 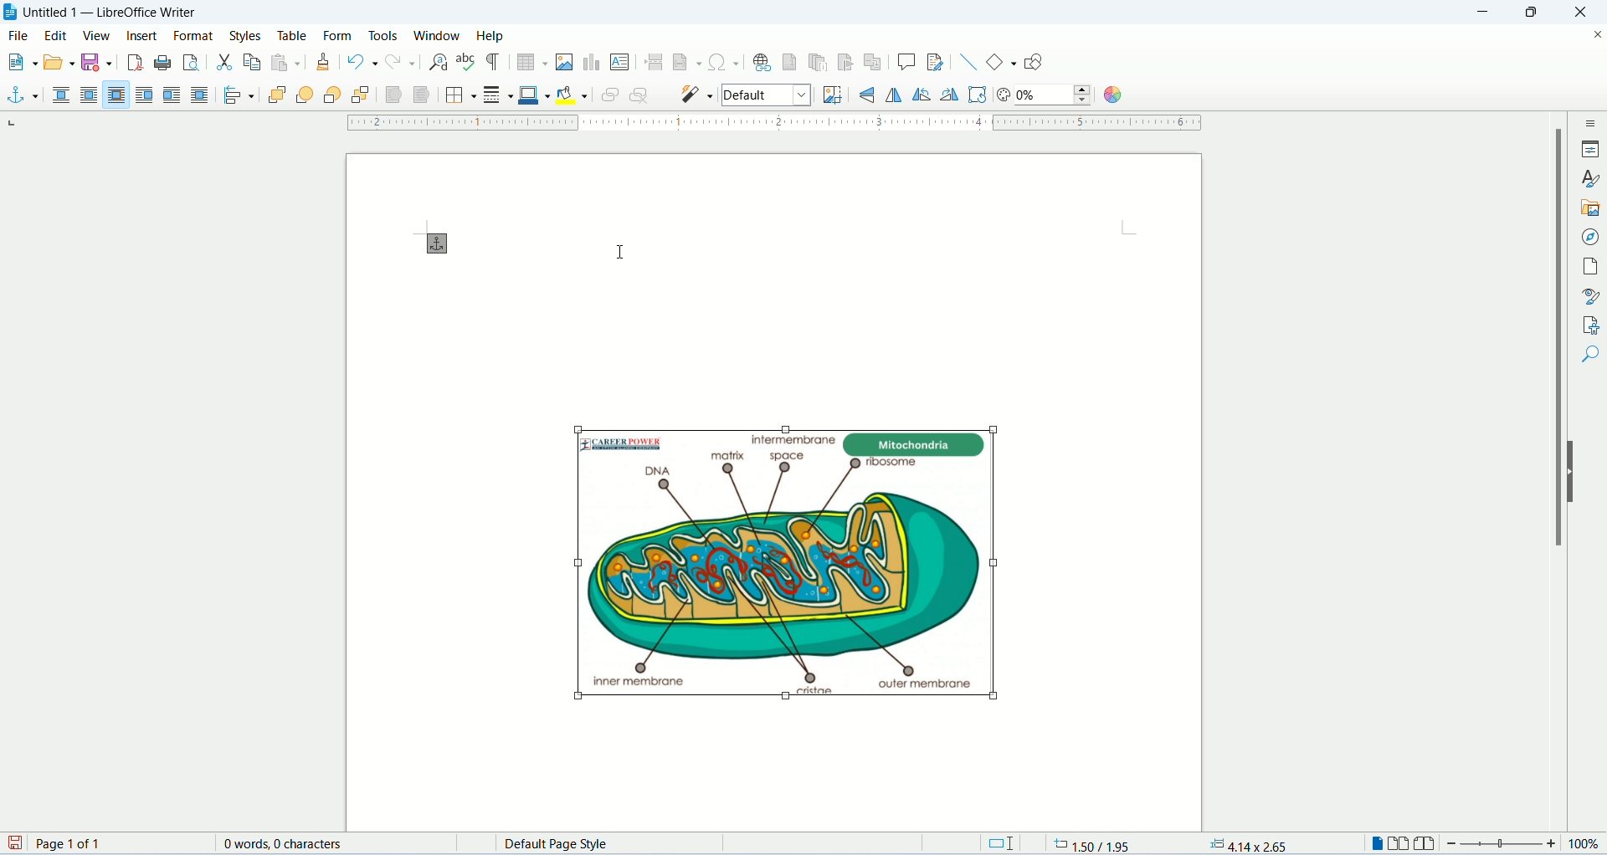 What do you see at coordinates (1173, 842) in the screenshot?
I see `1.50/1.95 4.14x2.65` at bounding box center [1173, 842].